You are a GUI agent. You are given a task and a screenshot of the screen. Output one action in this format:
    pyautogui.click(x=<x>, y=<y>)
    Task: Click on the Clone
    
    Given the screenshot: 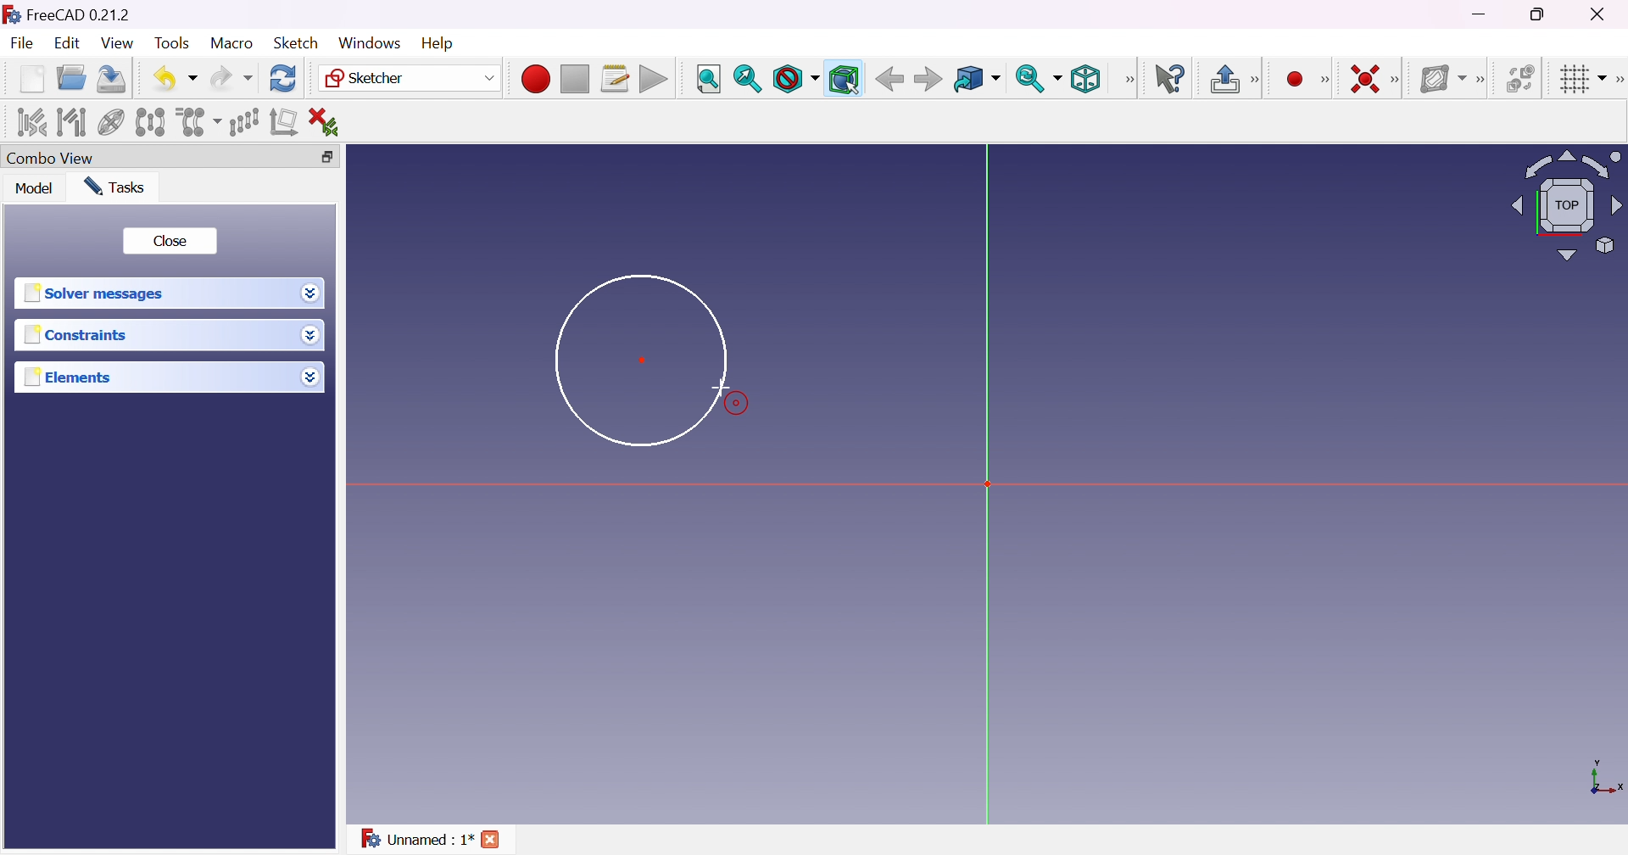 What is the action you would take?
    pyautogui.click(x=198, y=122)
    